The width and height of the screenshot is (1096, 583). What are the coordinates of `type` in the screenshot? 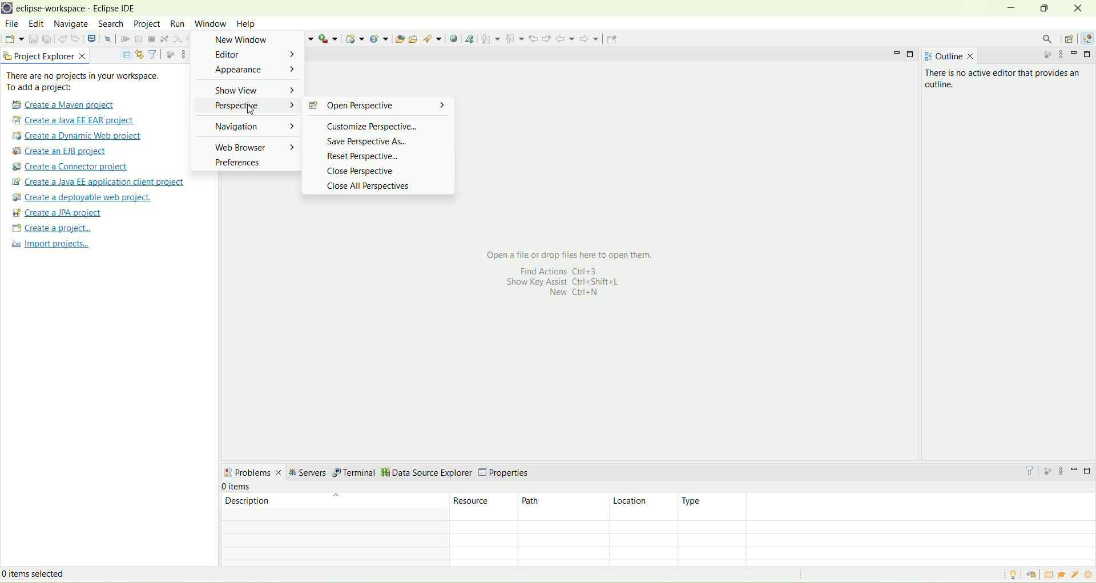 It's located at (888, 506).